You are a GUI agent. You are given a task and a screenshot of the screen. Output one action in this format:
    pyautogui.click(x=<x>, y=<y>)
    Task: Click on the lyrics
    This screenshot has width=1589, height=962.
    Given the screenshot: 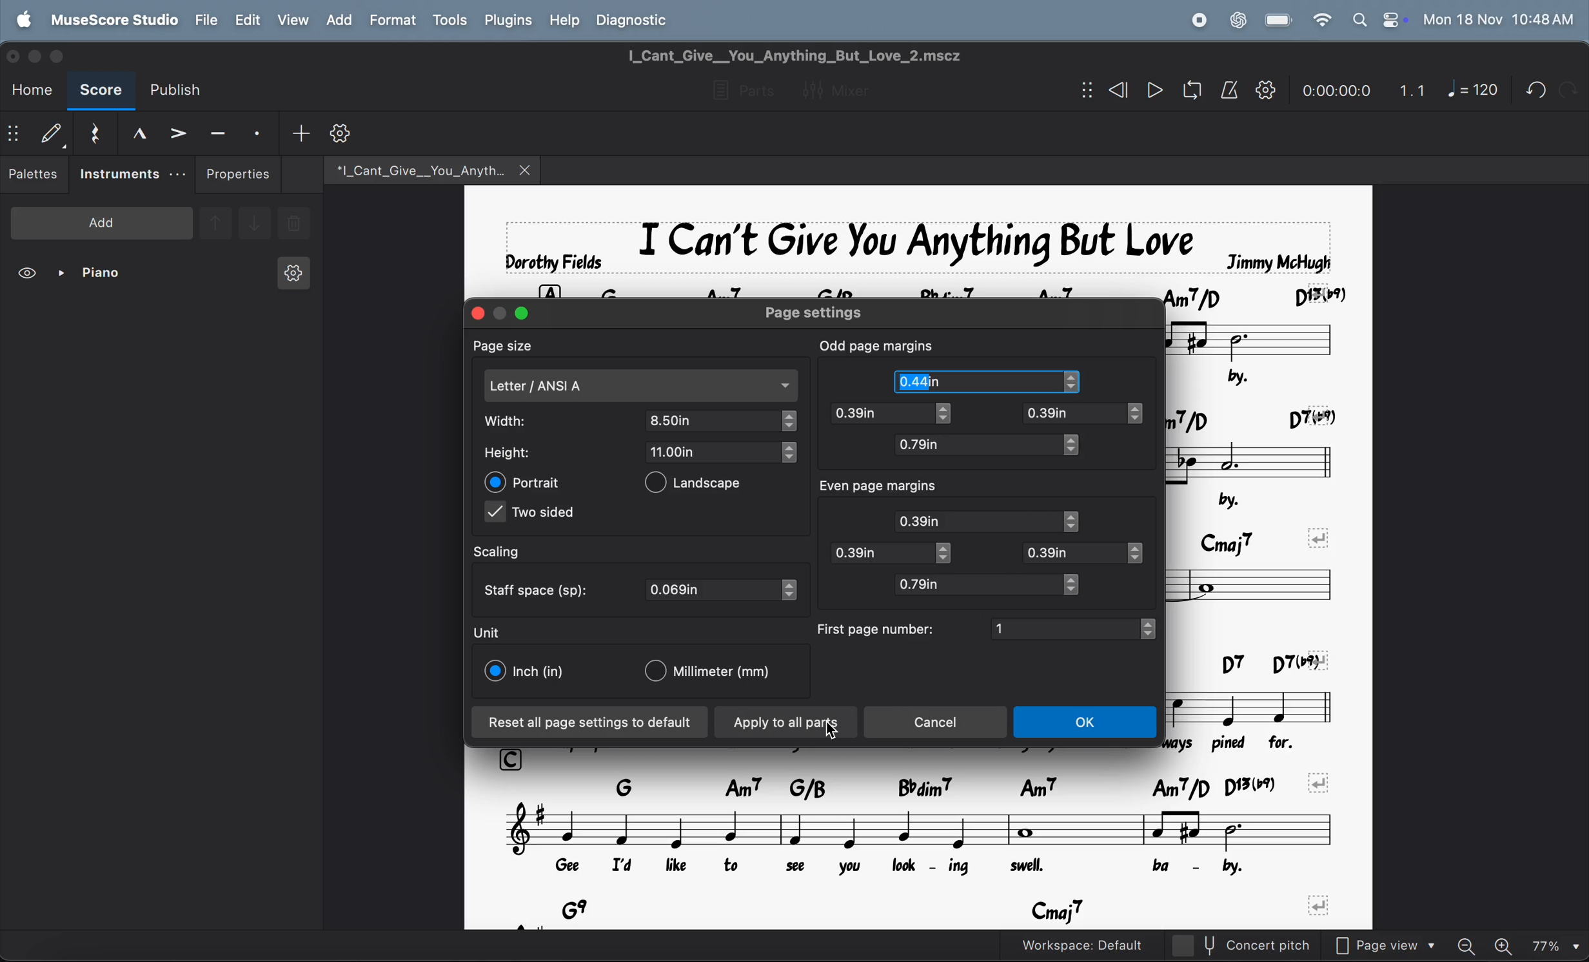 What is the action you would take?
    pyautogui.click(x=1248, y=741)
    